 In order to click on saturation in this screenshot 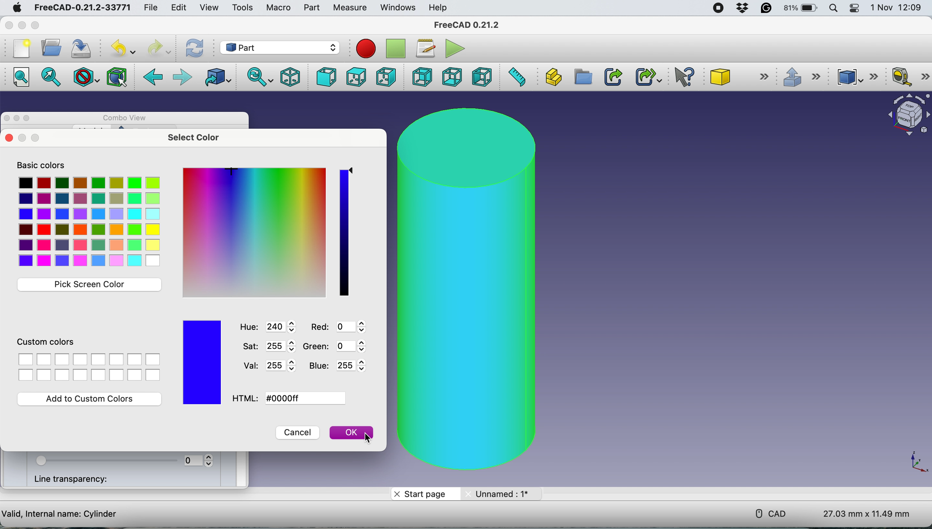, I will do `click(270, 346)`.